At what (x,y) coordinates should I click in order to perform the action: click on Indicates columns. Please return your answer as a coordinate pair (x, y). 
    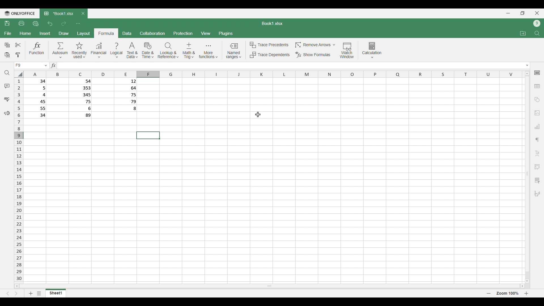
    Looking at the image, I should click on (271, 74).